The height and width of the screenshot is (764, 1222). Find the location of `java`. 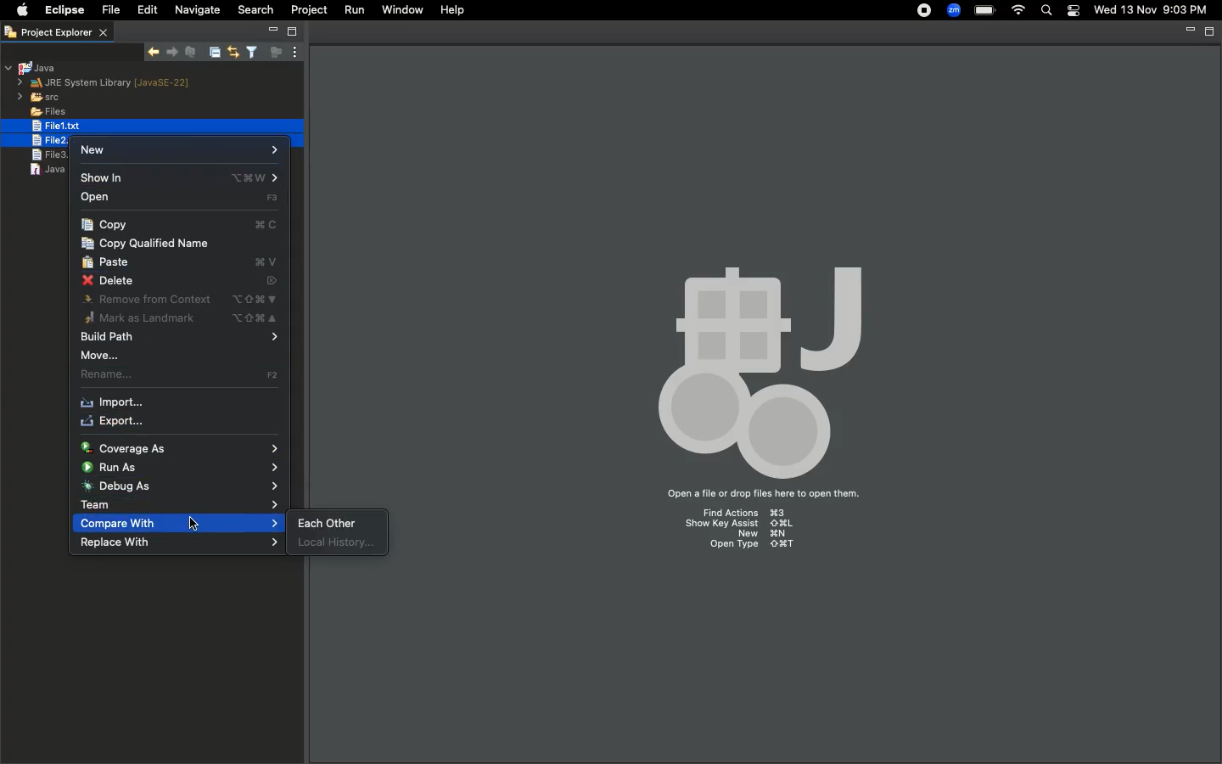

java is located at coordinates (48, 174).